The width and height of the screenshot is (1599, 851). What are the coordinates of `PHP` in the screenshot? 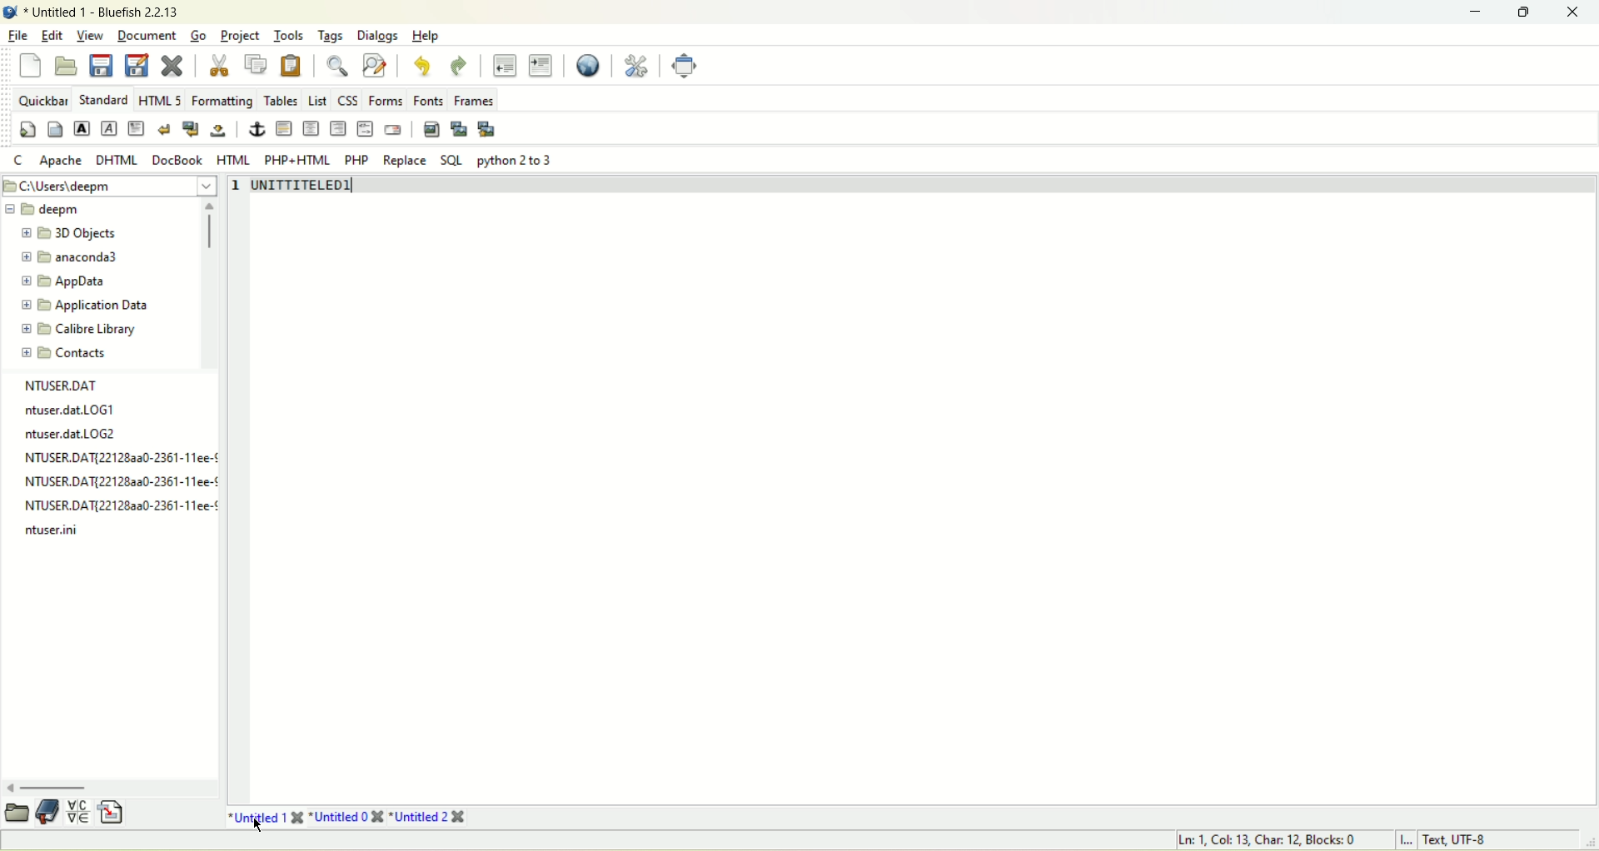 It's located at (355, 159).